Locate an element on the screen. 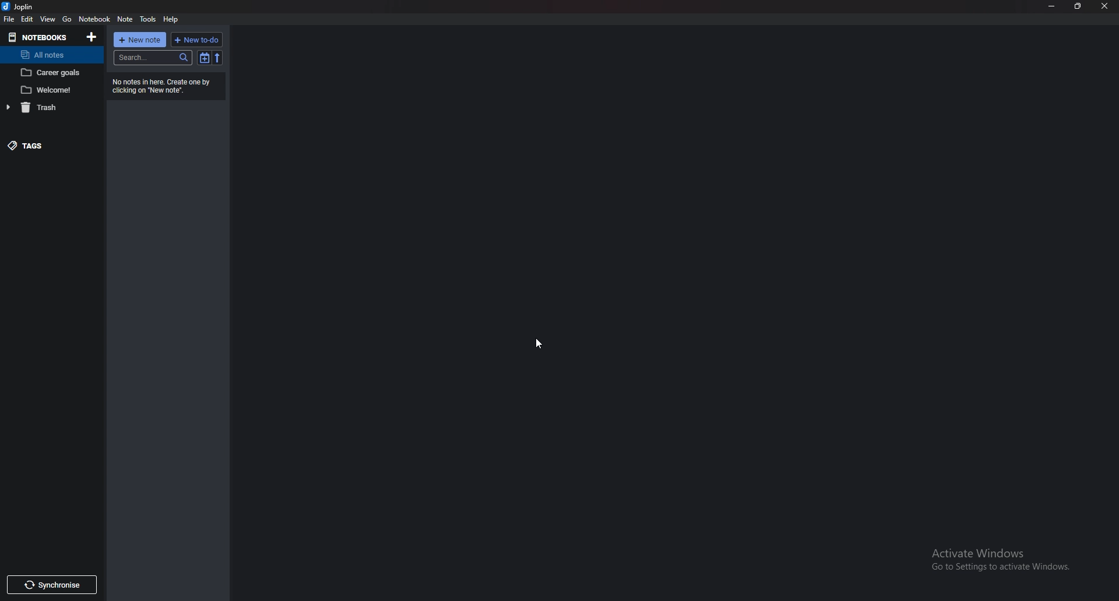 This screenshot has width=1119, height=601. all notes is located at coordinates (43, 55).